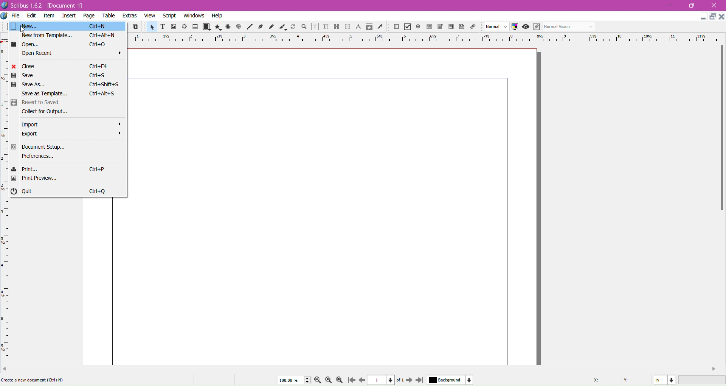 This screenshot has height=386, width=726. What do you see at coordinates (66, 157) in the screenshot?
I see `Preferences` at bounding box center [66, 157].